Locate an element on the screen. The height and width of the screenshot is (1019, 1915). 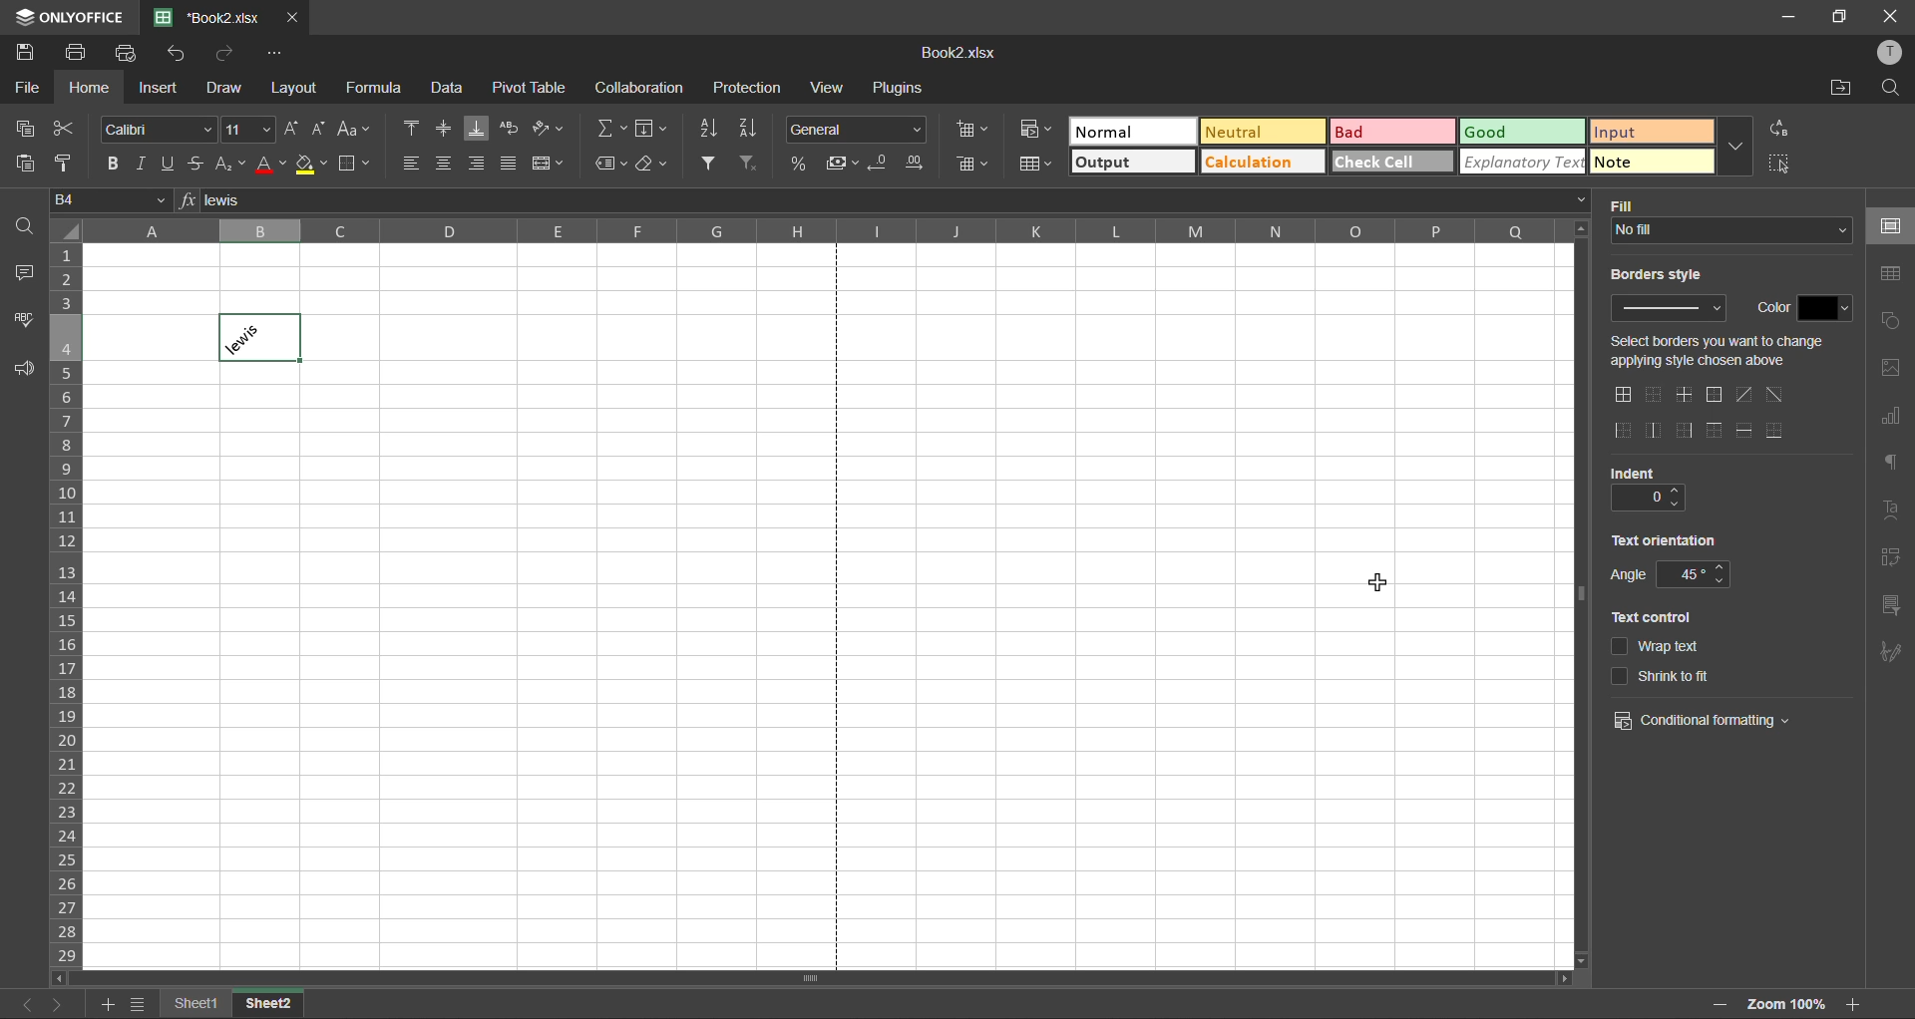
select change is located at coordinates (1723, 351).